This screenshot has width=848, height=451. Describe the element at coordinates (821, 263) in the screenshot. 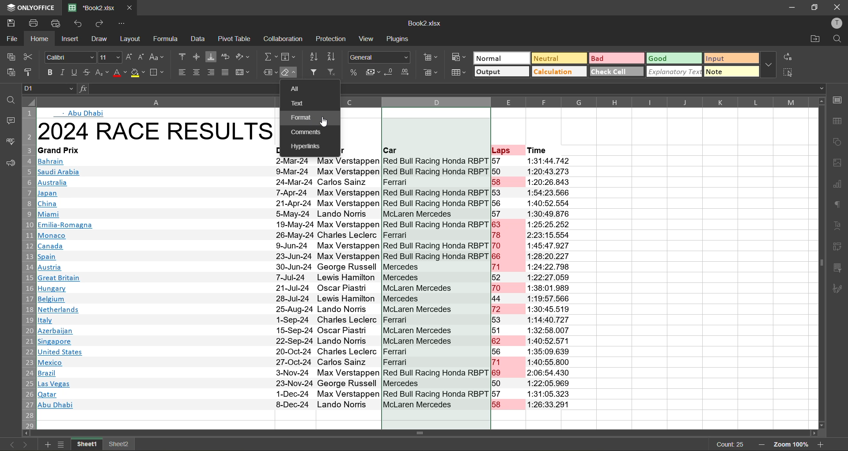

I see `vertical scrollbar` at that location.